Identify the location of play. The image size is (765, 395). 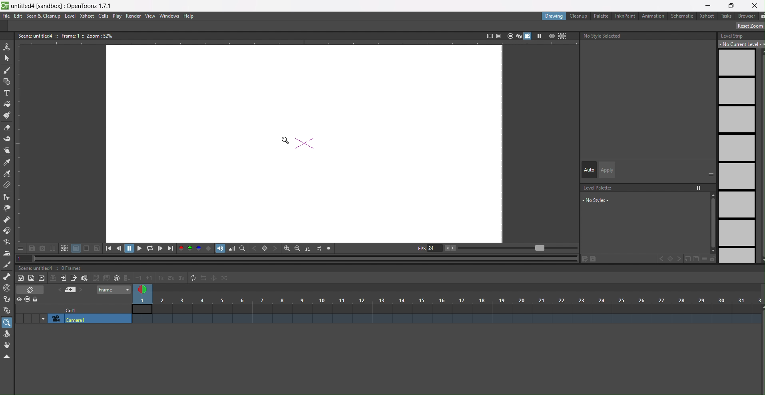
(540, 36).